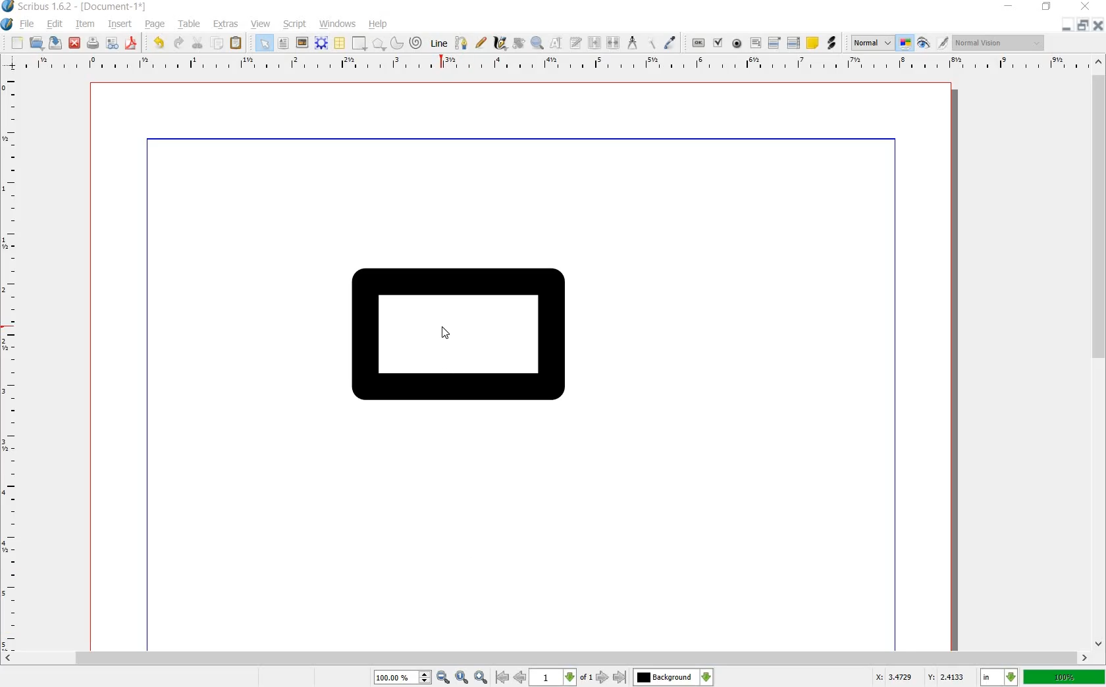  What do you see at coordinates (997, 43) in the screenshot?
I see `visual appearance of the display` at bounding box center [997, 43].